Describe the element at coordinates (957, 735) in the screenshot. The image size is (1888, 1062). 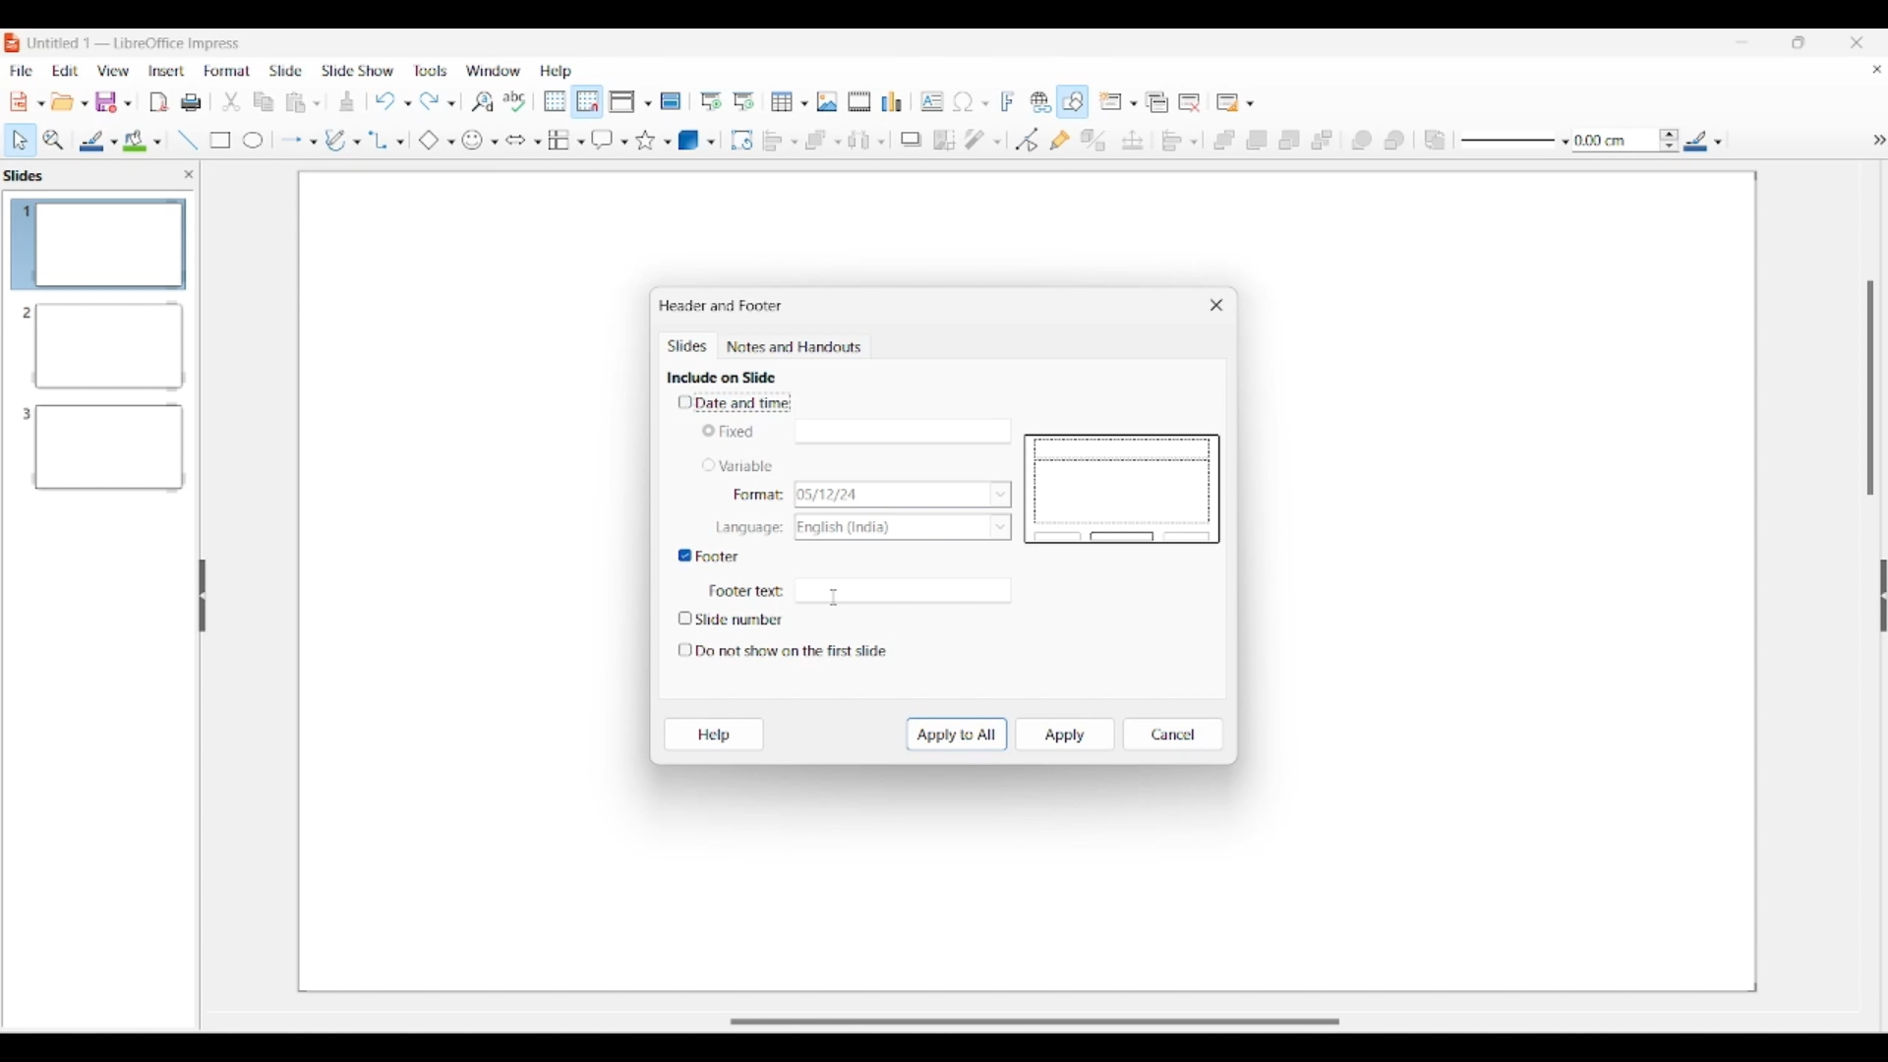
I see `Apply to all slides` at that location.